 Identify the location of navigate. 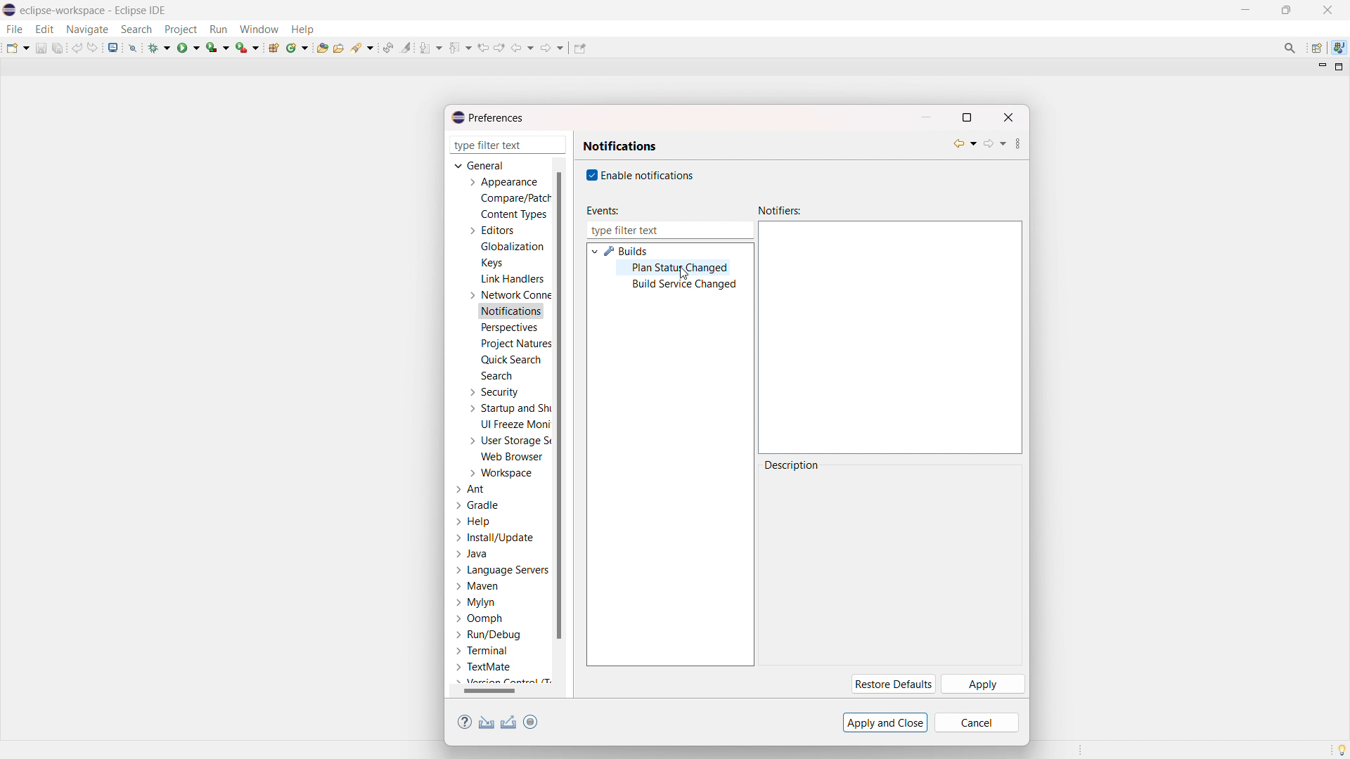
(86, 29).